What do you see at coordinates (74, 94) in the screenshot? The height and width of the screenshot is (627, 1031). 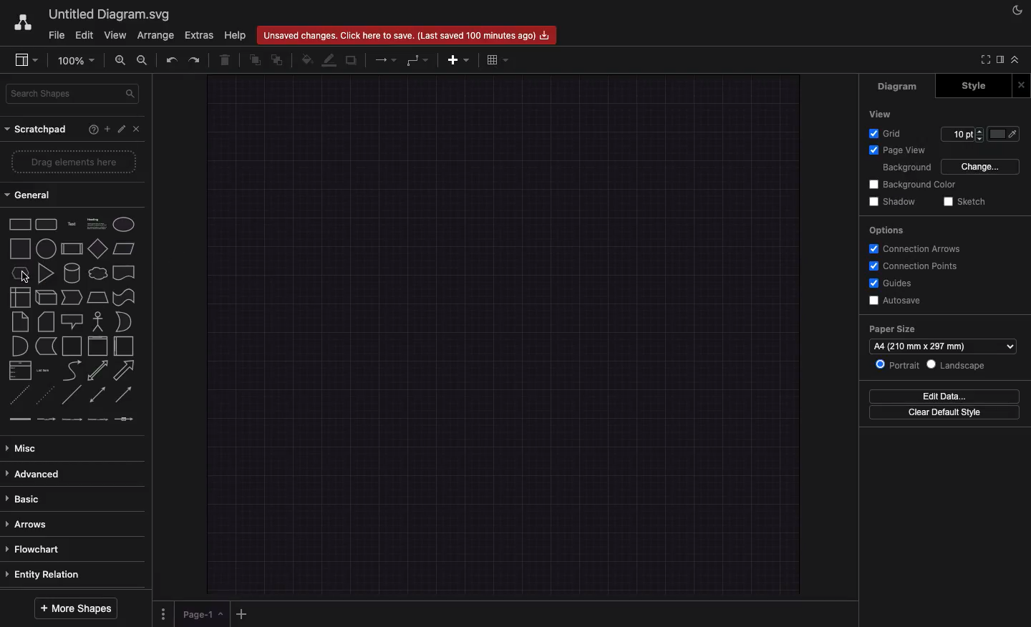 I see `Search shapes` at bounding box center [74, 94].